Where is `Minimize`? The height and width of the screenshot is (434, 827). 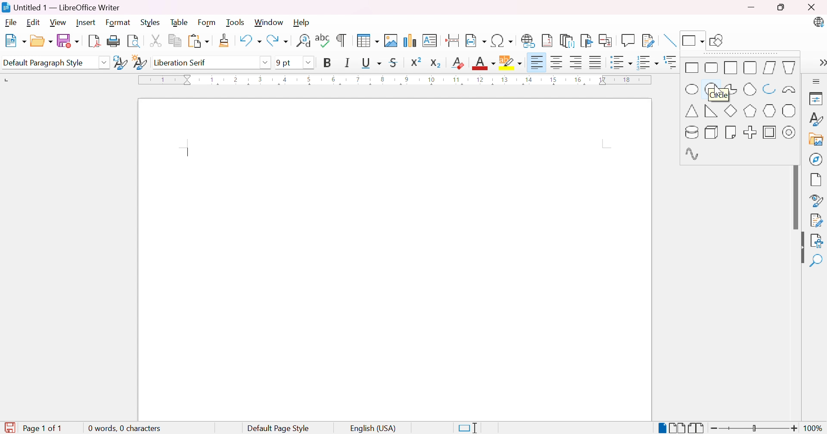
Minimize is located at coordinates (752, 8).